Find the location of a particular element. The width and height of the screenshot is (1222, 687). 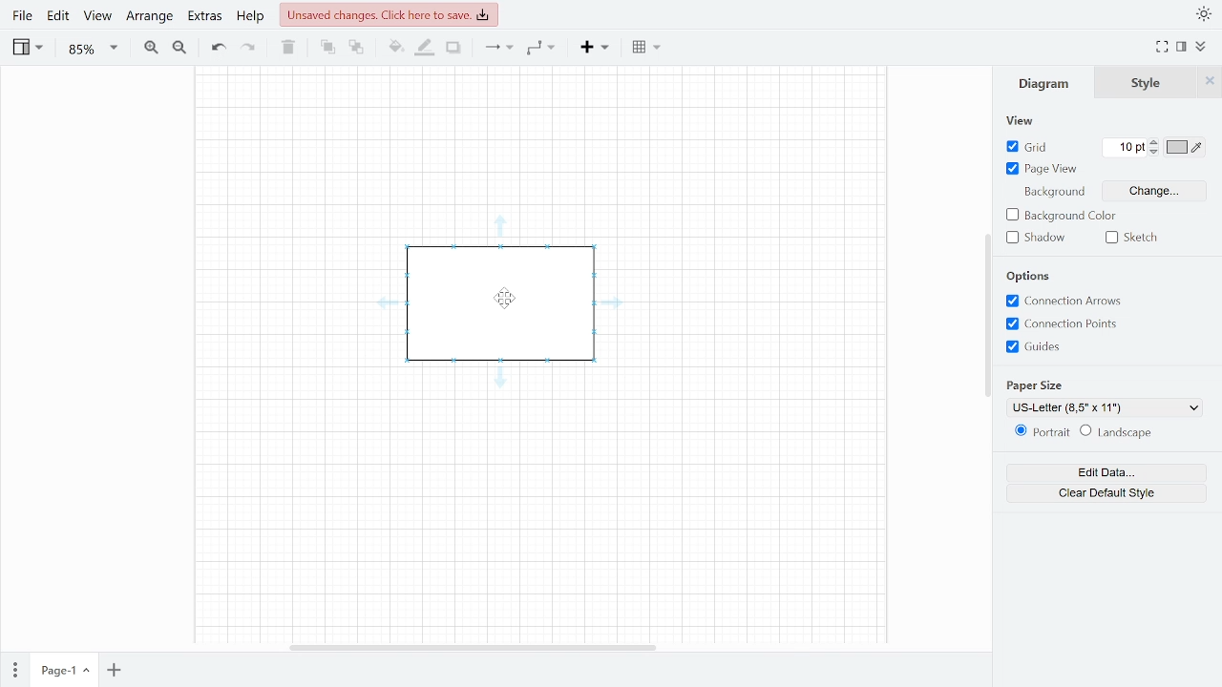

Background color is located at coordinates (1074, 217).